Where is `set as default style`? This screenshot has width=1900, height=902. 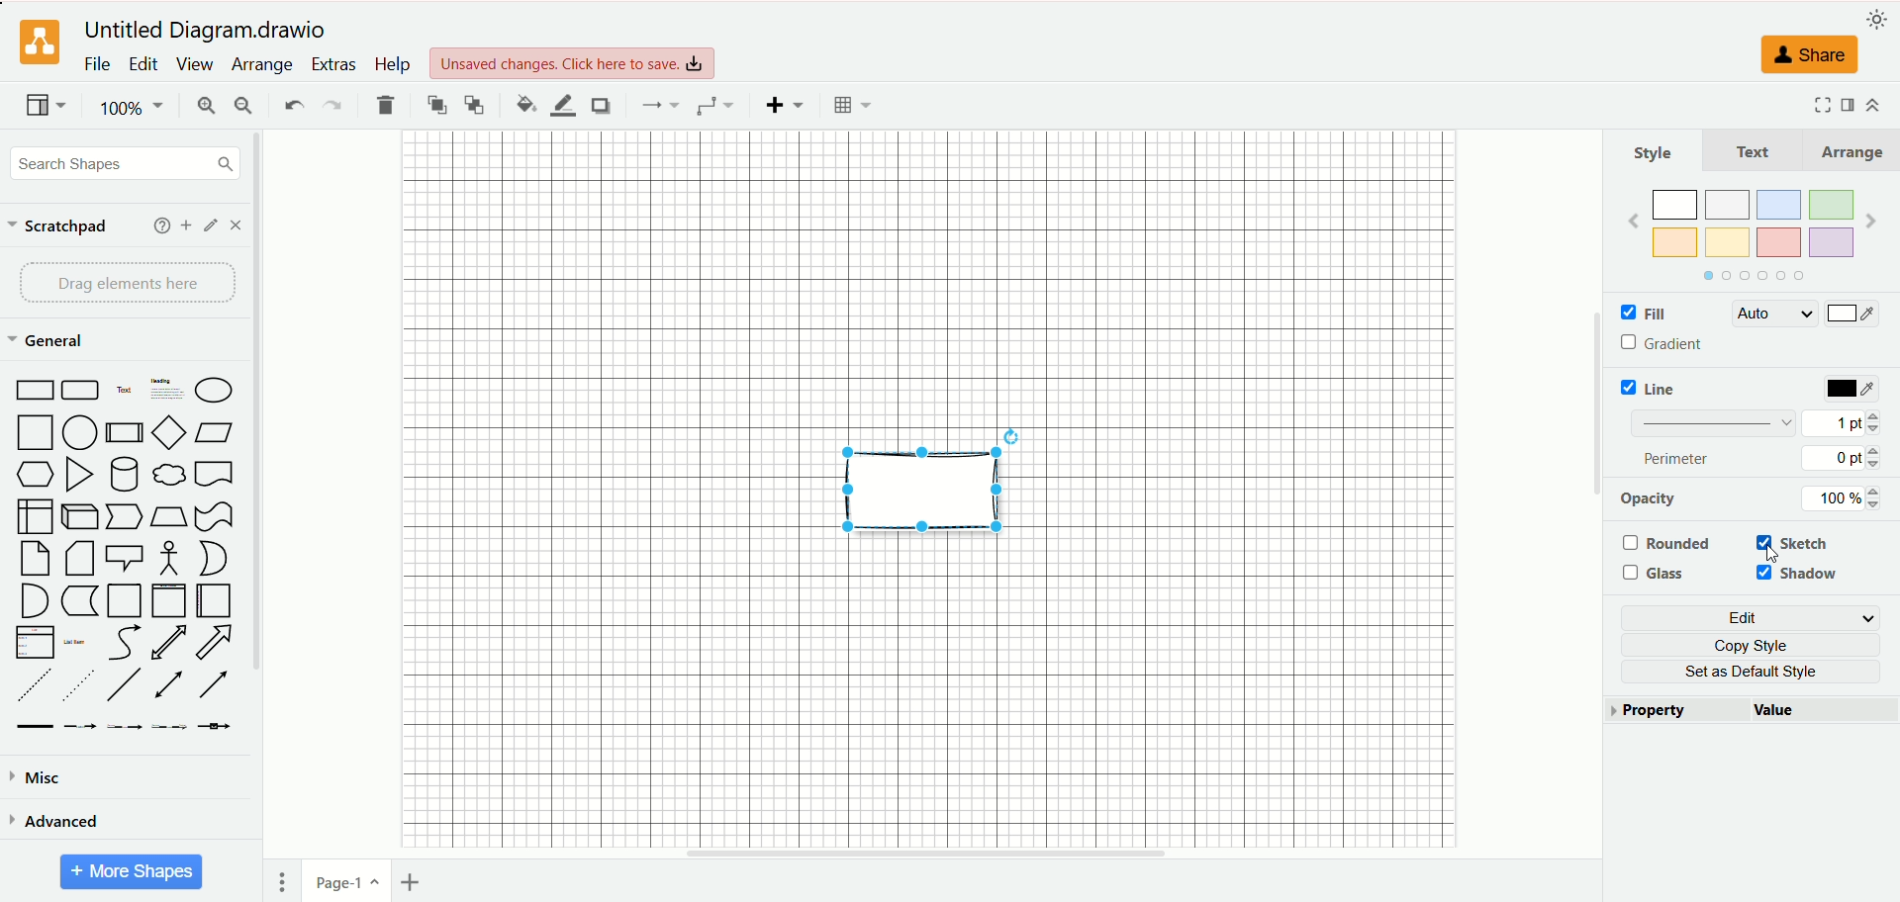 set as default style is located at coordinates (1760, 672).